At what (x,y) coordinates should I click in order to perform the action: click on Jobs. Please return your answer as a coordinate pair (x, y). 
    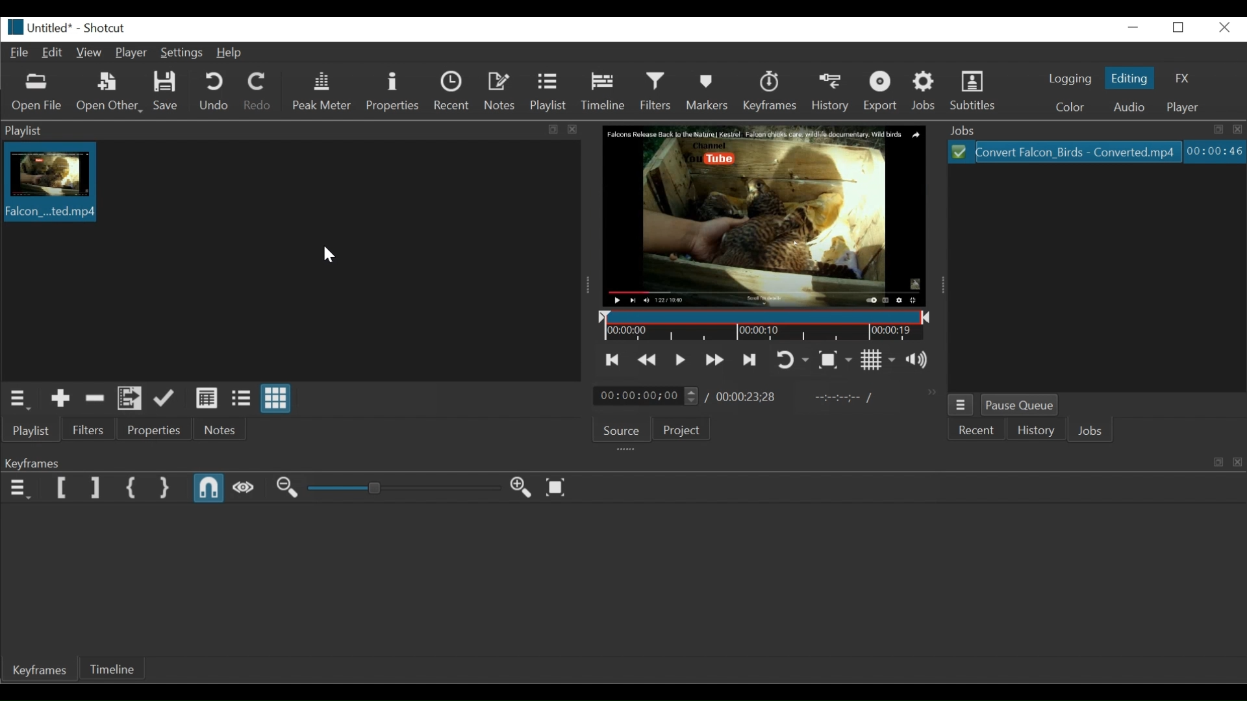
    Looking at the image, I should click on (1094, 130).